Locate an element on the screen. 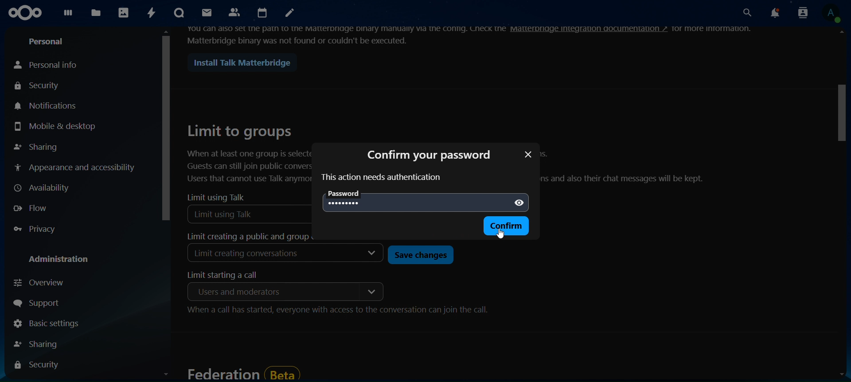 This screenshot has height=382, width=851. mobile & desktop is located at coordinates (55, 127).